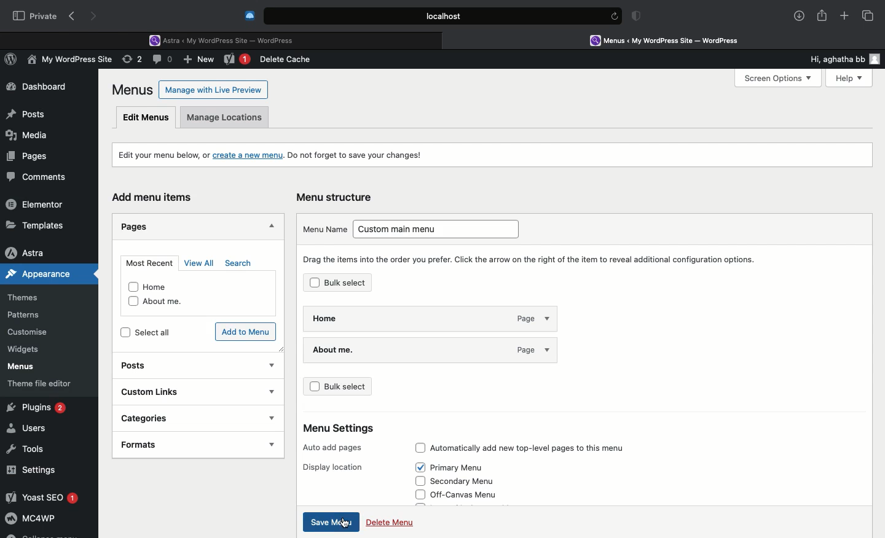 The width and height of the screenshot is (885, 538). What do you see at coordinates (270, 227) in the screenshot?
I see `Hide` at bounding box center [270, 227].